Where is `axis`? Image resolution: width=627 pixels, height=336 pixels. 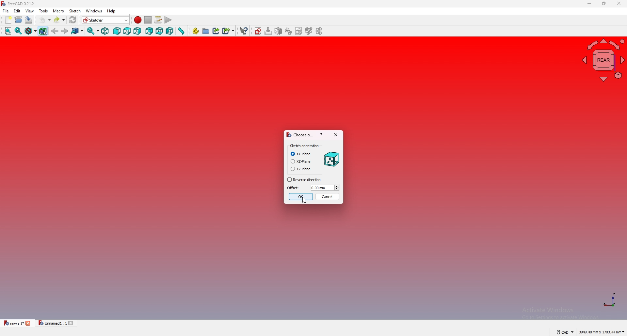
axis is located at coordinates (612, 300).